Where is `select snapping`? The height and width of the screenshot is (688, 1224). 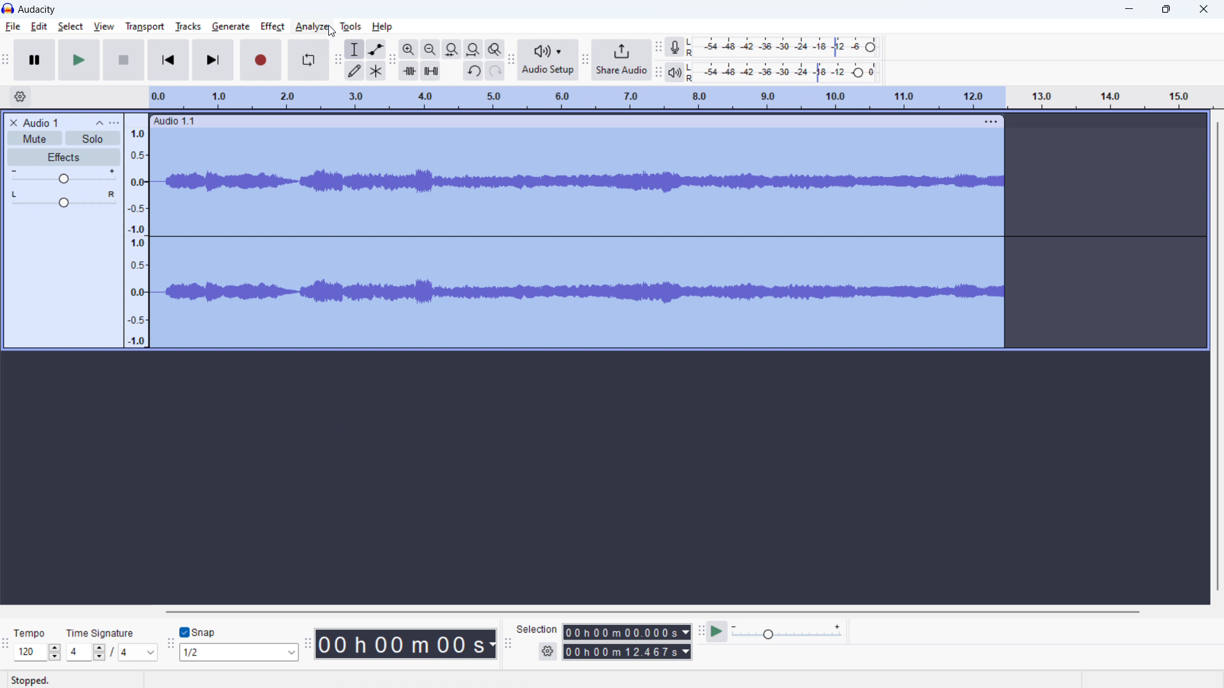
select snapping is located at coordinates (240, 652).